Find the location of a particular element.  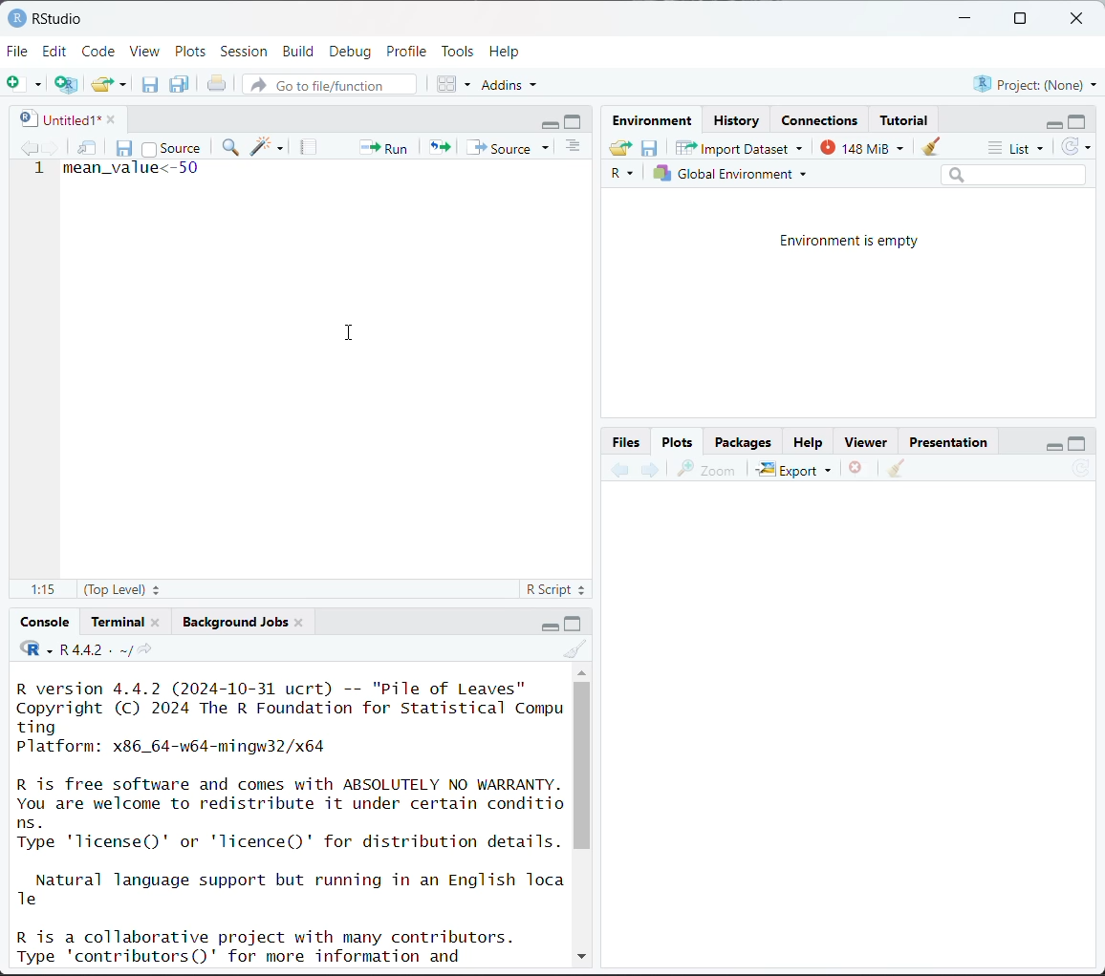

maximize is located at coordinates (1019, 19).